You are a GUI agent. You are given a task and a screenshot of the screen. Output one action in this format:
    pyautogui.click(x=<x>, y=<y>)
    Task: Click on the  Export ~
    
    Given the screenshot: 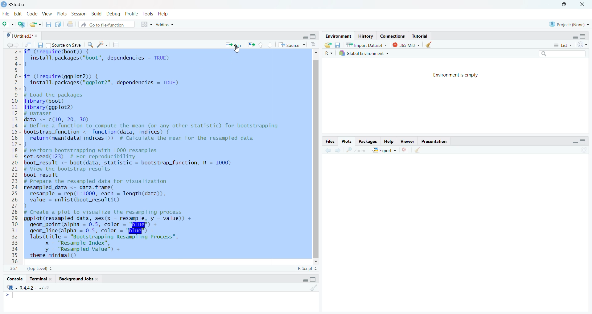 What is the action you would take?
    pyautogui.click(x=384, y=150)
    